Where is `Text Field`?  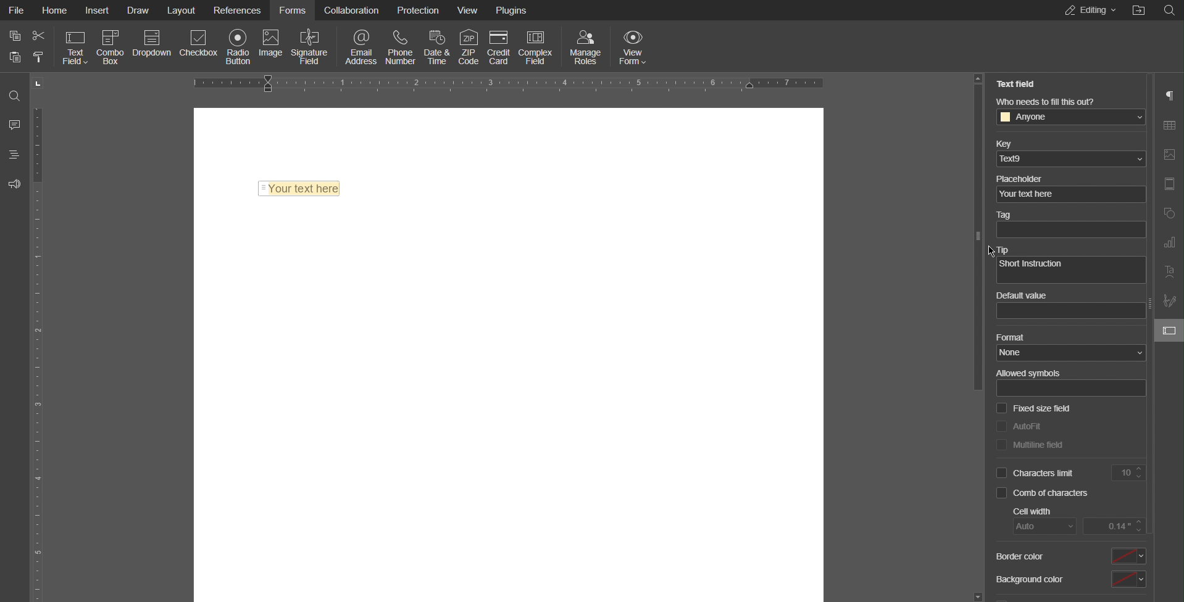
Text Field is located at coordinates (298, 189).